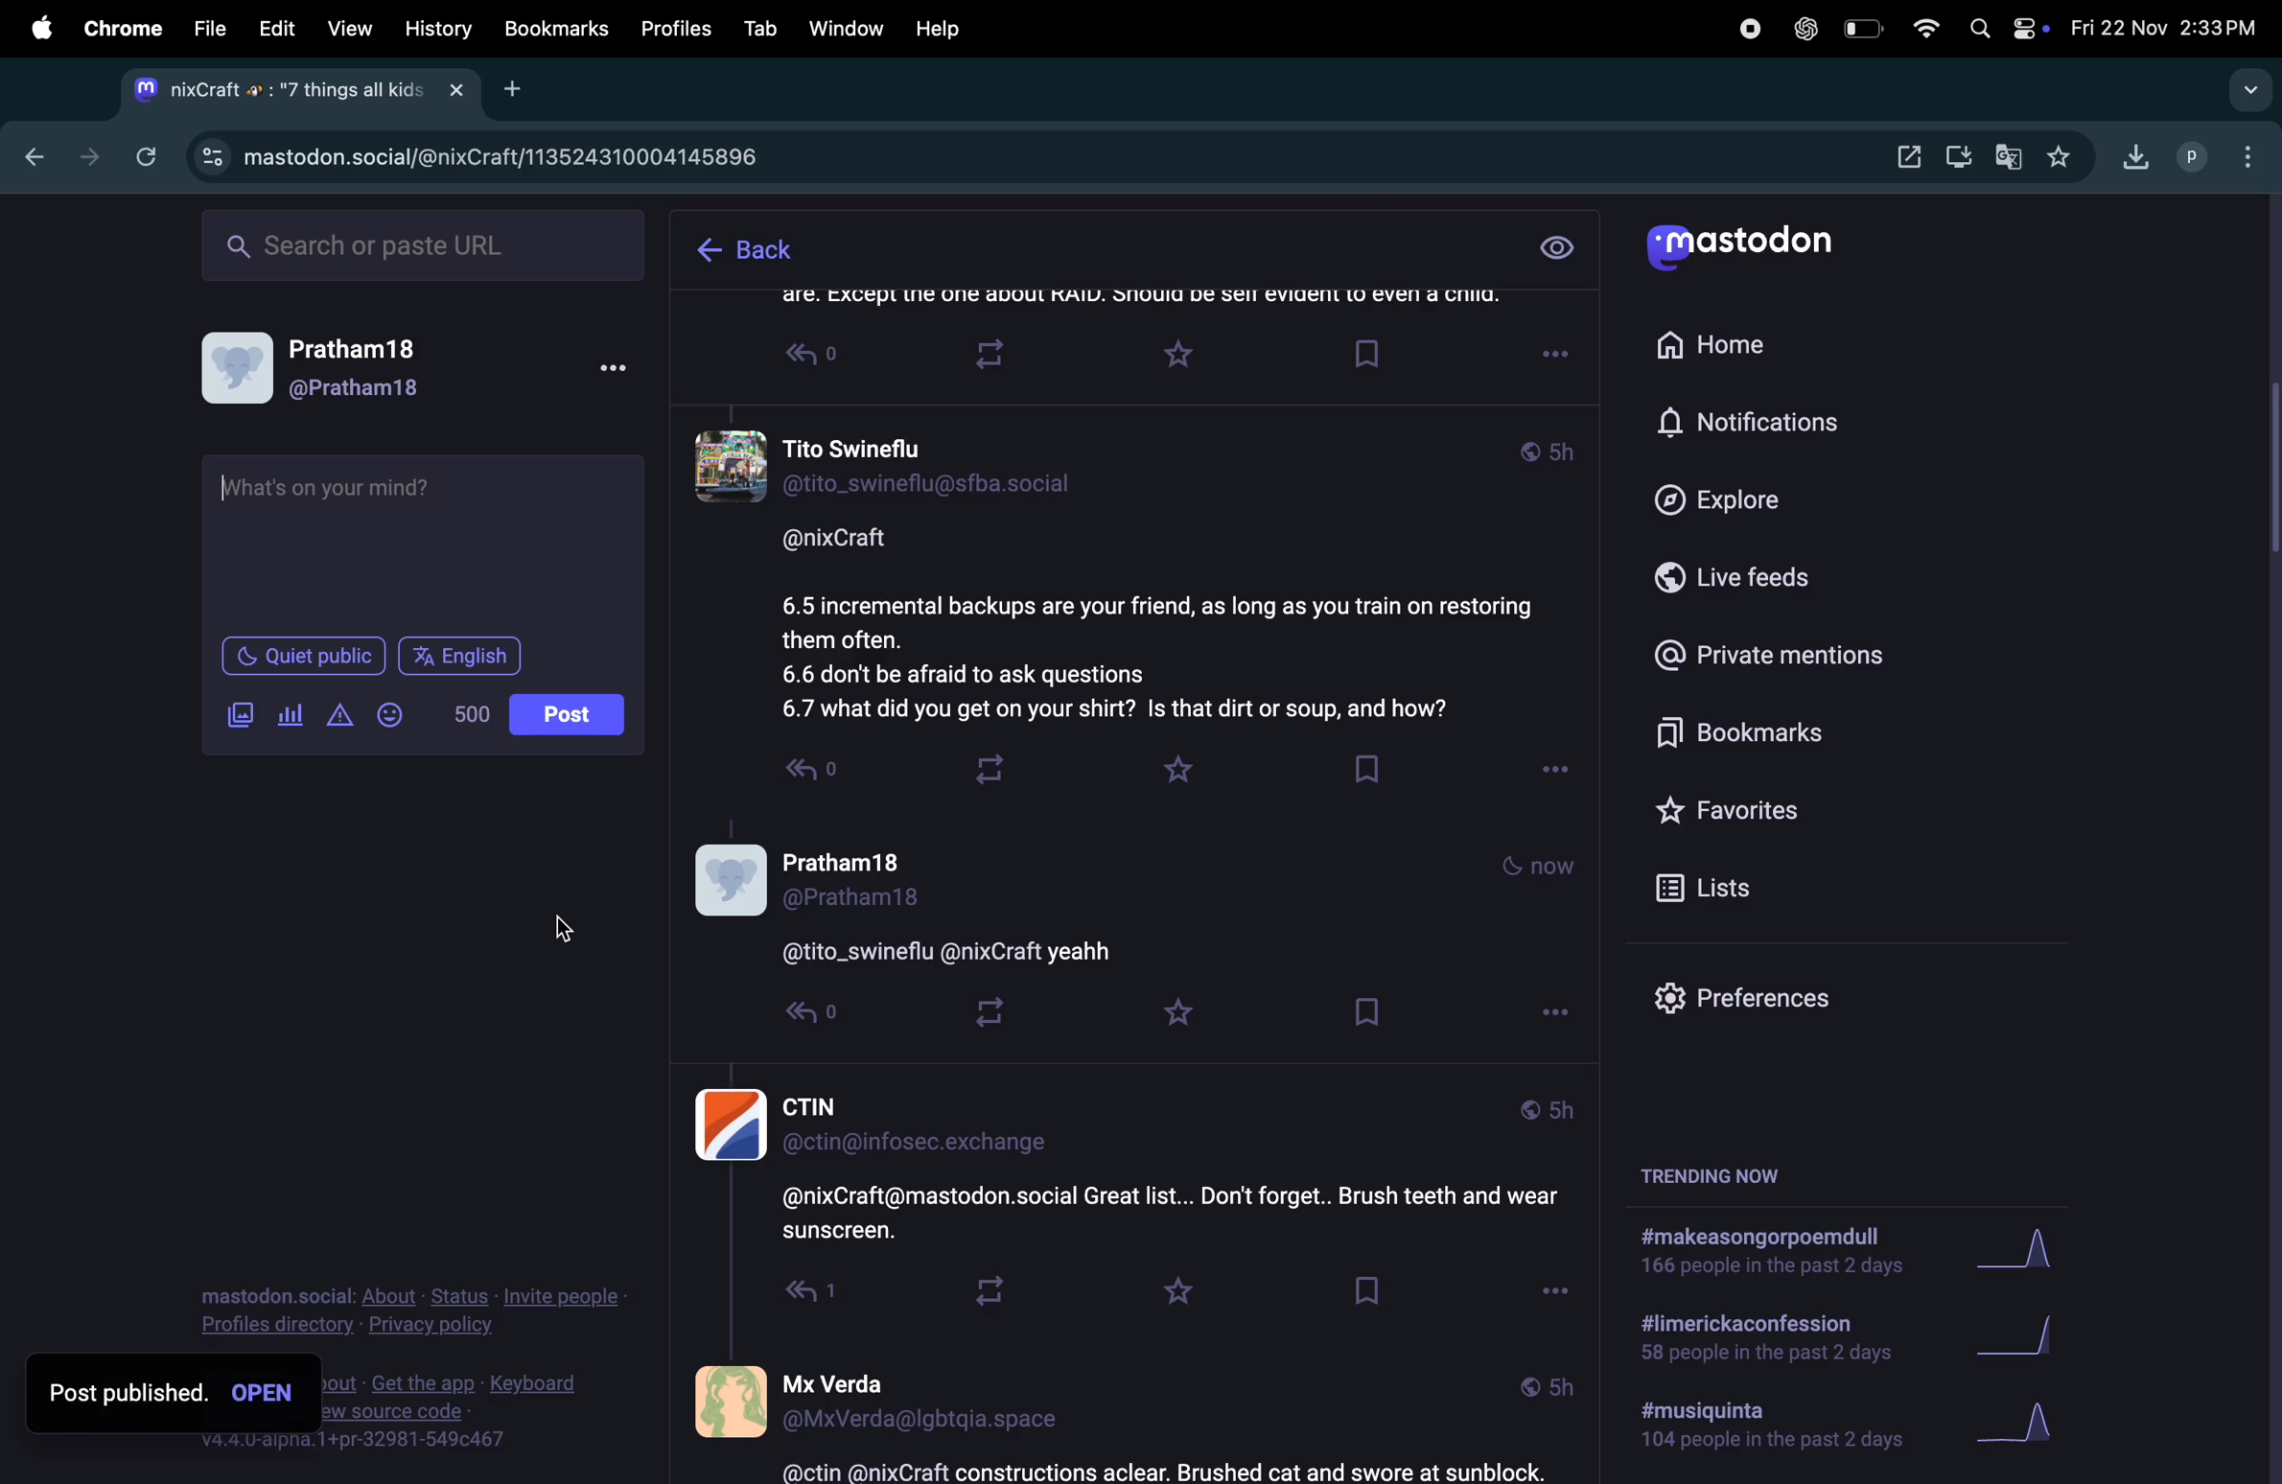  I want to click on #limerickaconfession
58 people in the past 2 days, so click(1759, 1340).